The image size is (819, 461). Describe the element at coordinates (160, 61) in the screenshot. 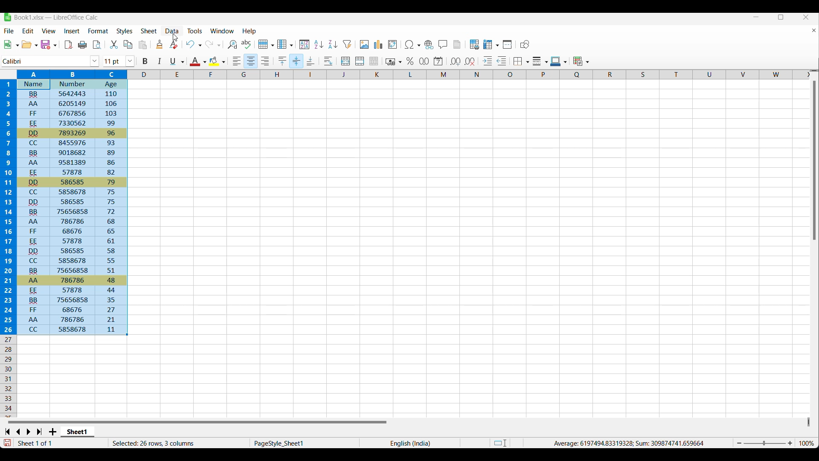

I see `Italic` at that location.